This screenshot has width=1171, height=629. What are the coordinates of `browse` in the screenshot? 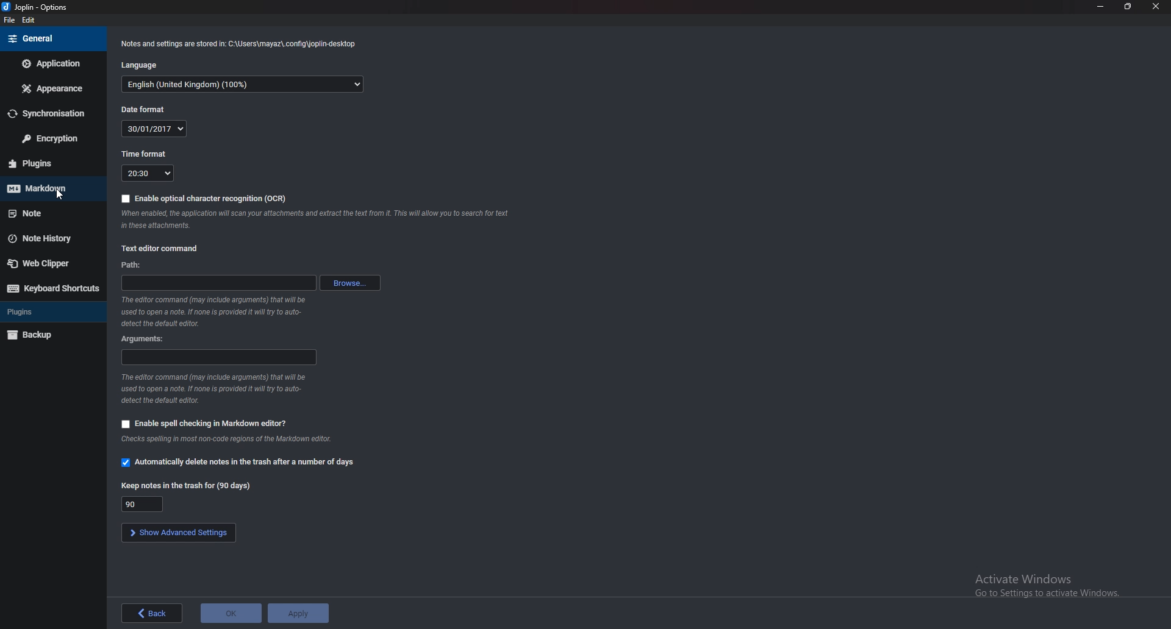 It's located at (350, 283).